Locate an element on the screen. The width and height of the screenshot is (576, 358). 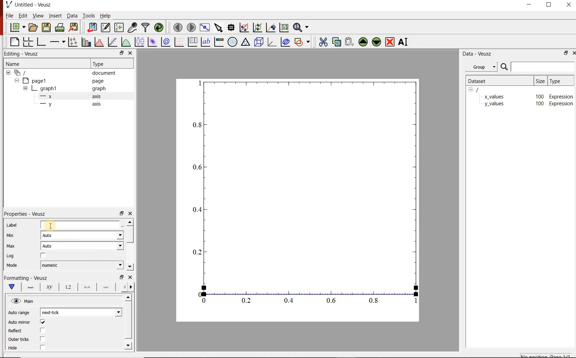
click to reset graph axes is located at coordinates (284, 28).